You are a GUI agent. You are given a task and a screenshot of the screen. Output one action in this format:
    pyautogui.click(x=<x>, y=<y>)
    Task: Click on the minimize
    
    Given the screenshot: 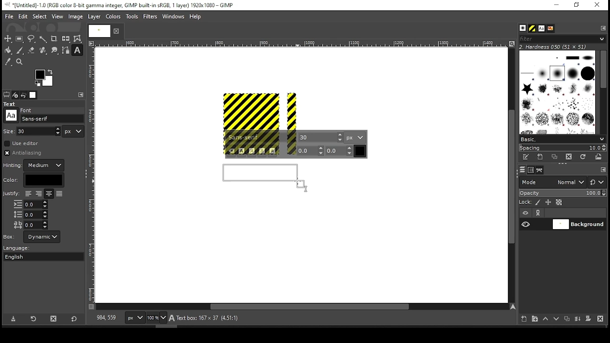 What is the action you would take?
    pyautogui.click(x=556, y=5)
    